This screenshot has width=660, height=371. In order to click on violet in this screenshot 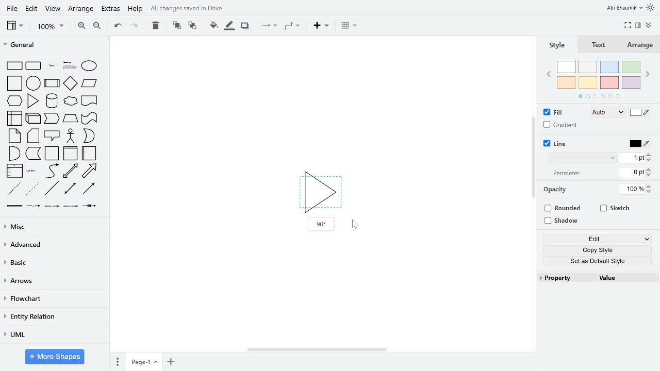, I will do `click(632, 83)`.